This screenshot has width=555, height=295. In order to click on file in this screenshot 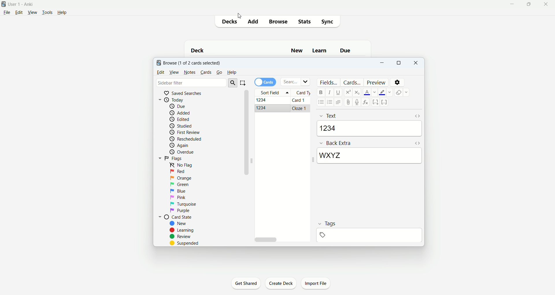, I will do `click(6, 13)`.